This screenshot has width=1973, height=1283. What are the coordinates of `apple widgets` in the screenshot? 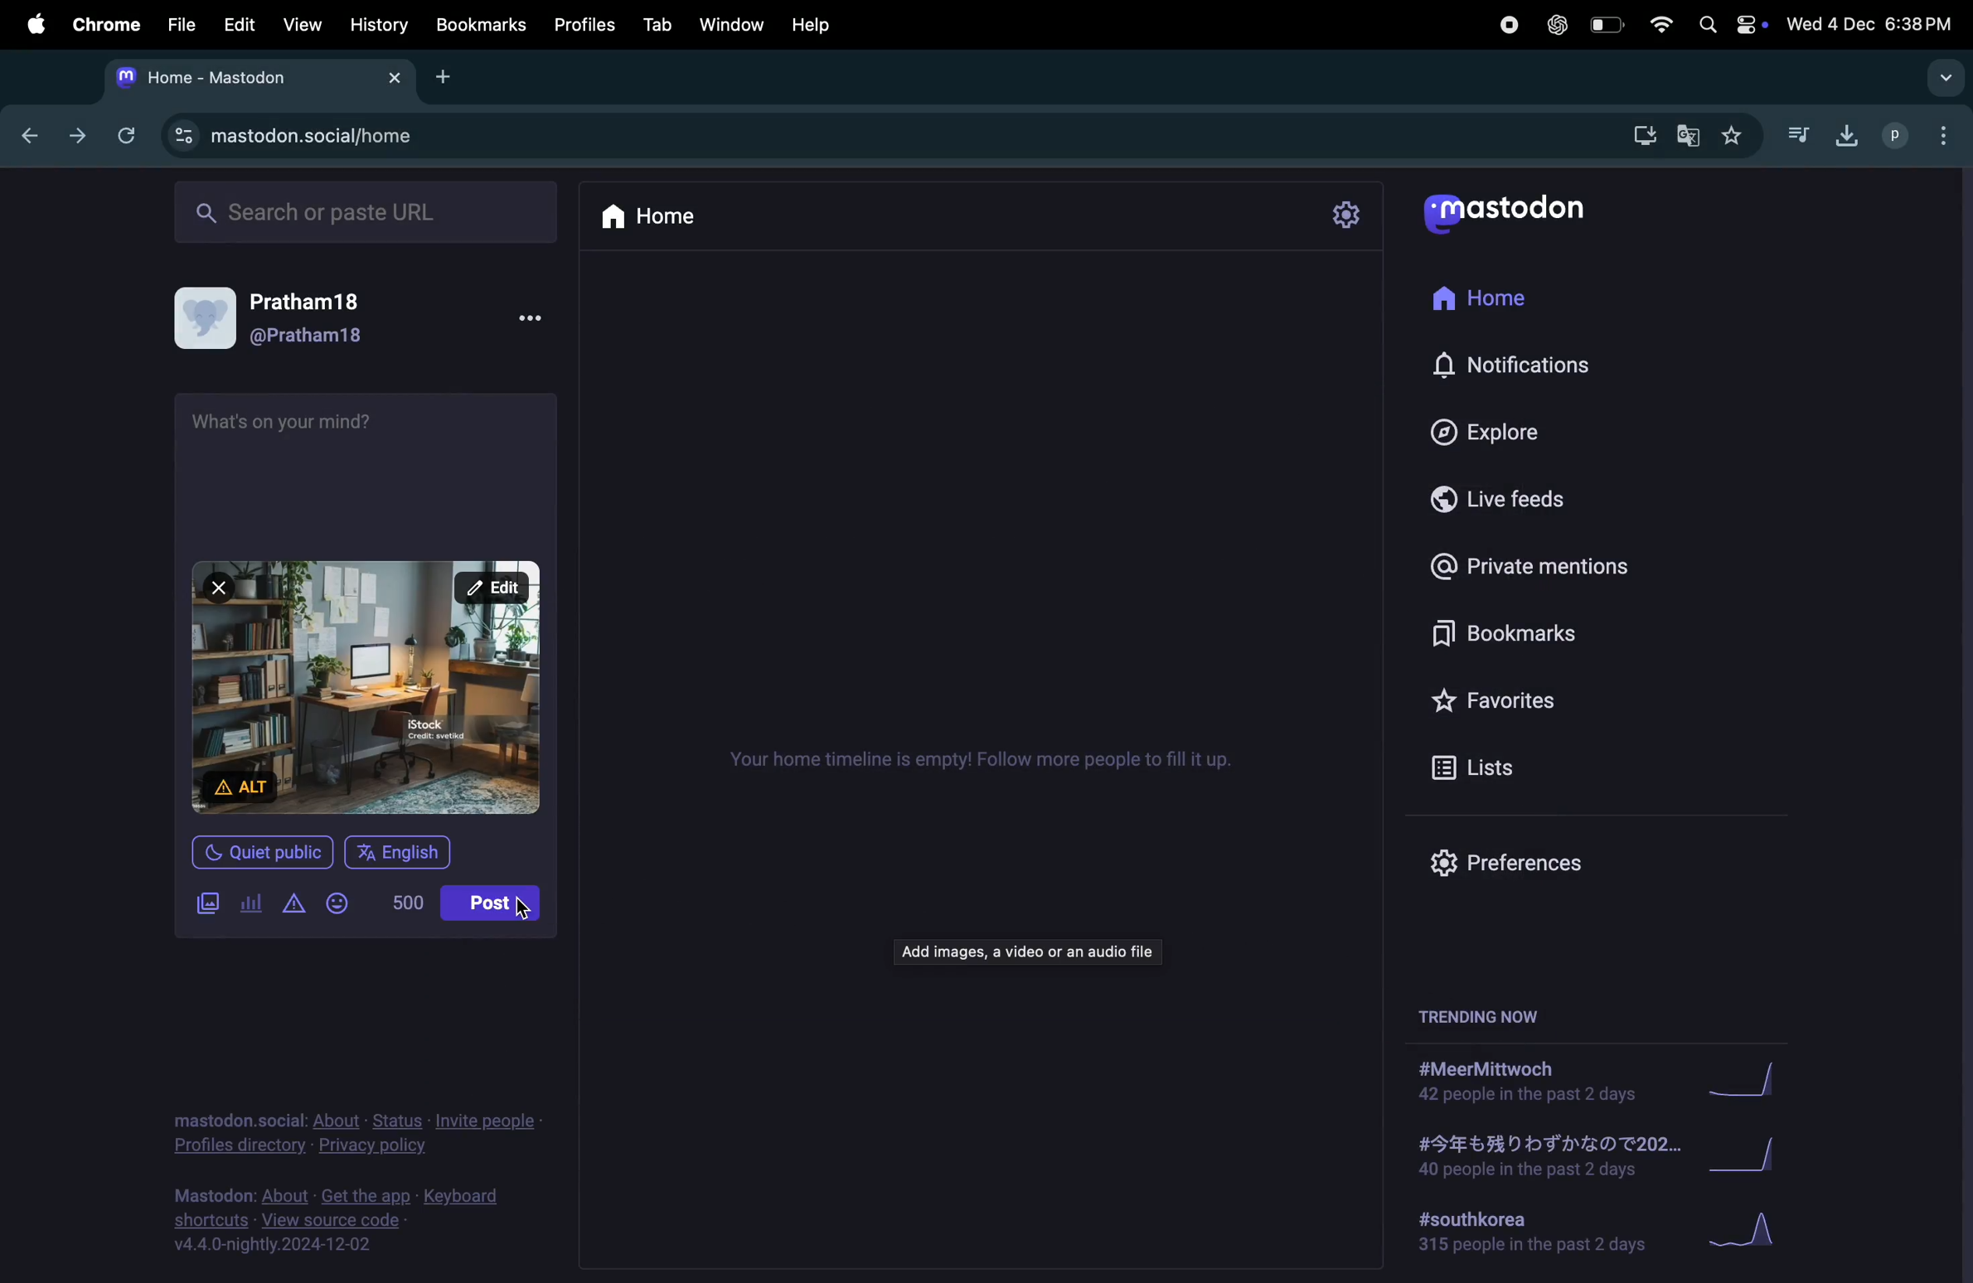 It's located at (1732, 25).